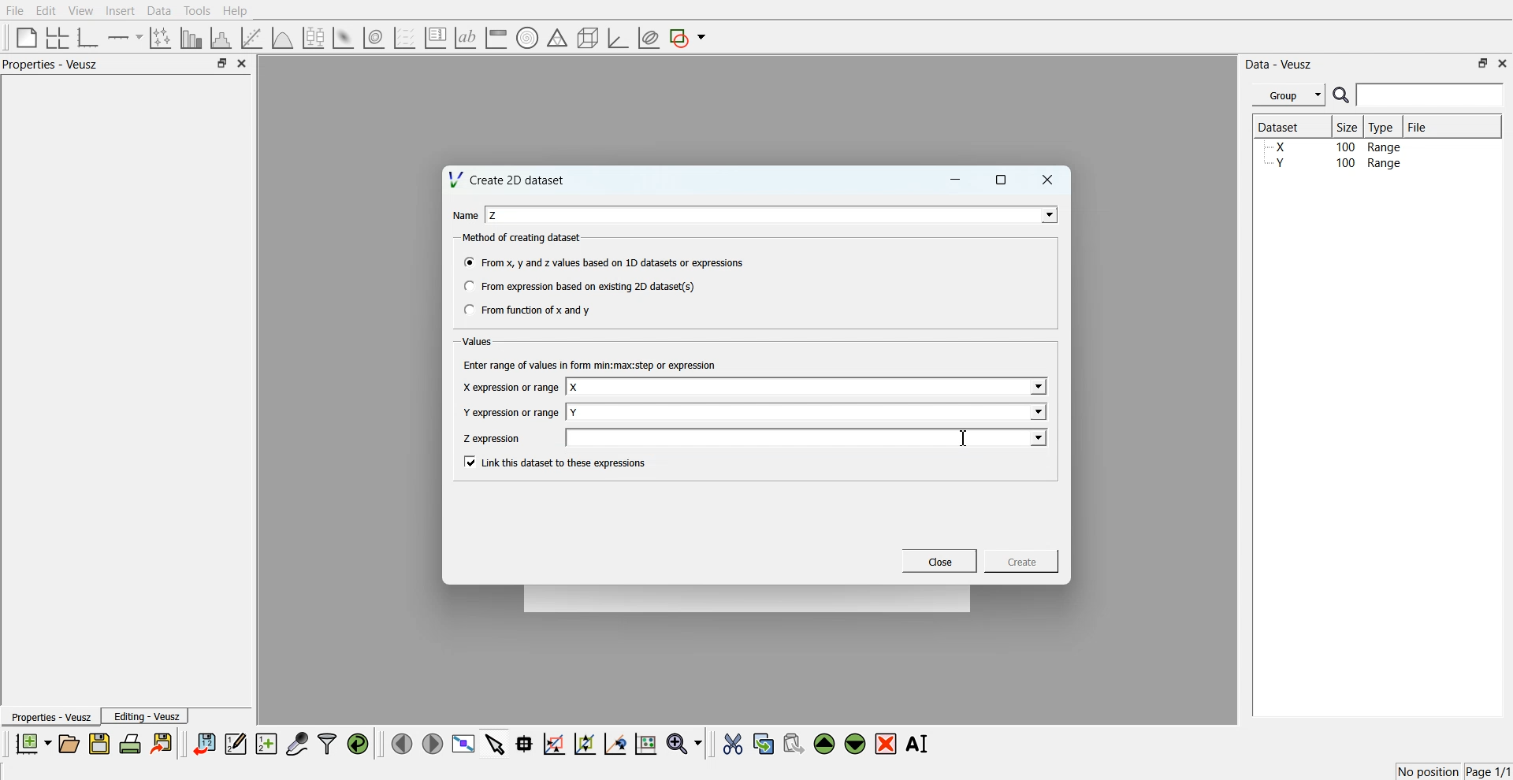  I want to click on View, so click(81, 11).